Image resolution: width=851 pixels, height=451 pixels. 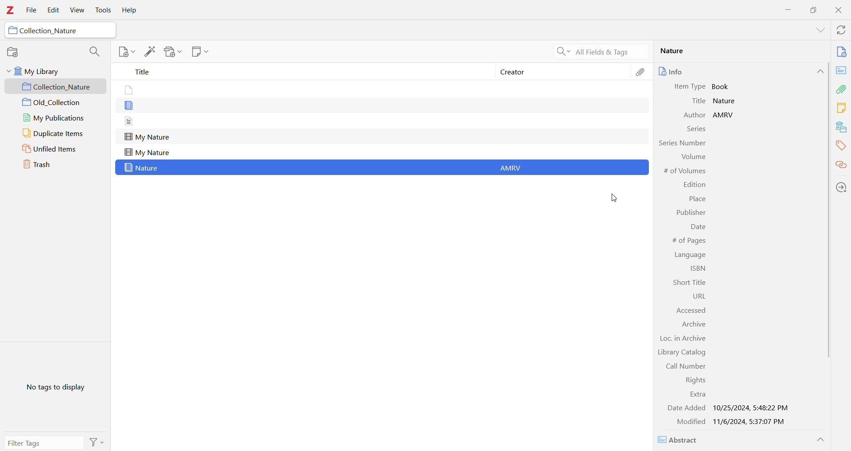 I want to click on AMRV, so click(x=730, y=114).